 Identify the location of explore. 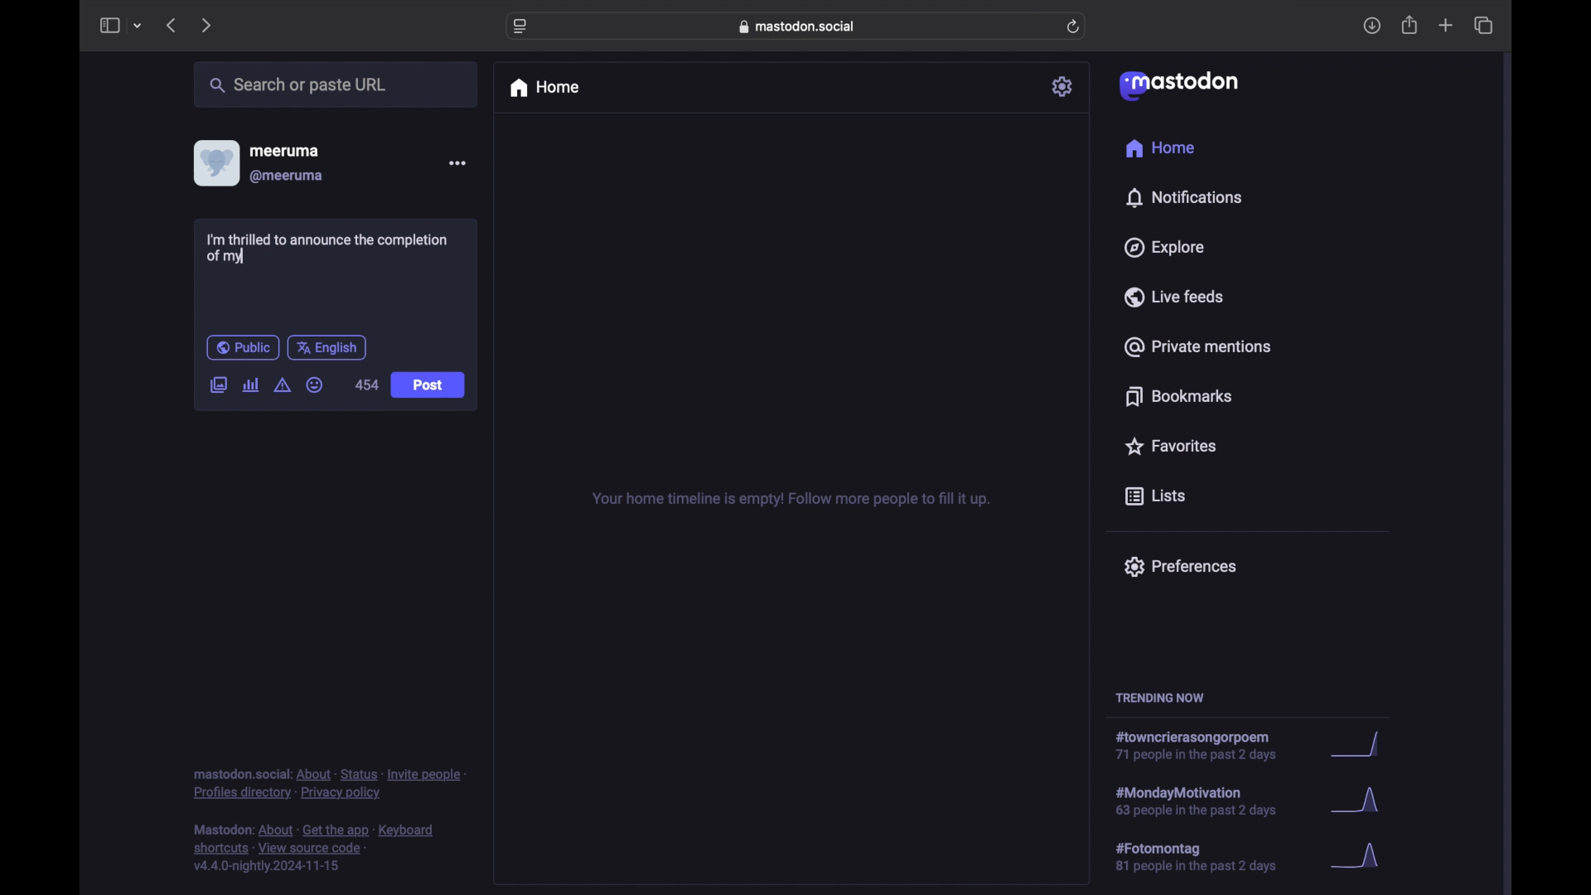
(1165, 248).